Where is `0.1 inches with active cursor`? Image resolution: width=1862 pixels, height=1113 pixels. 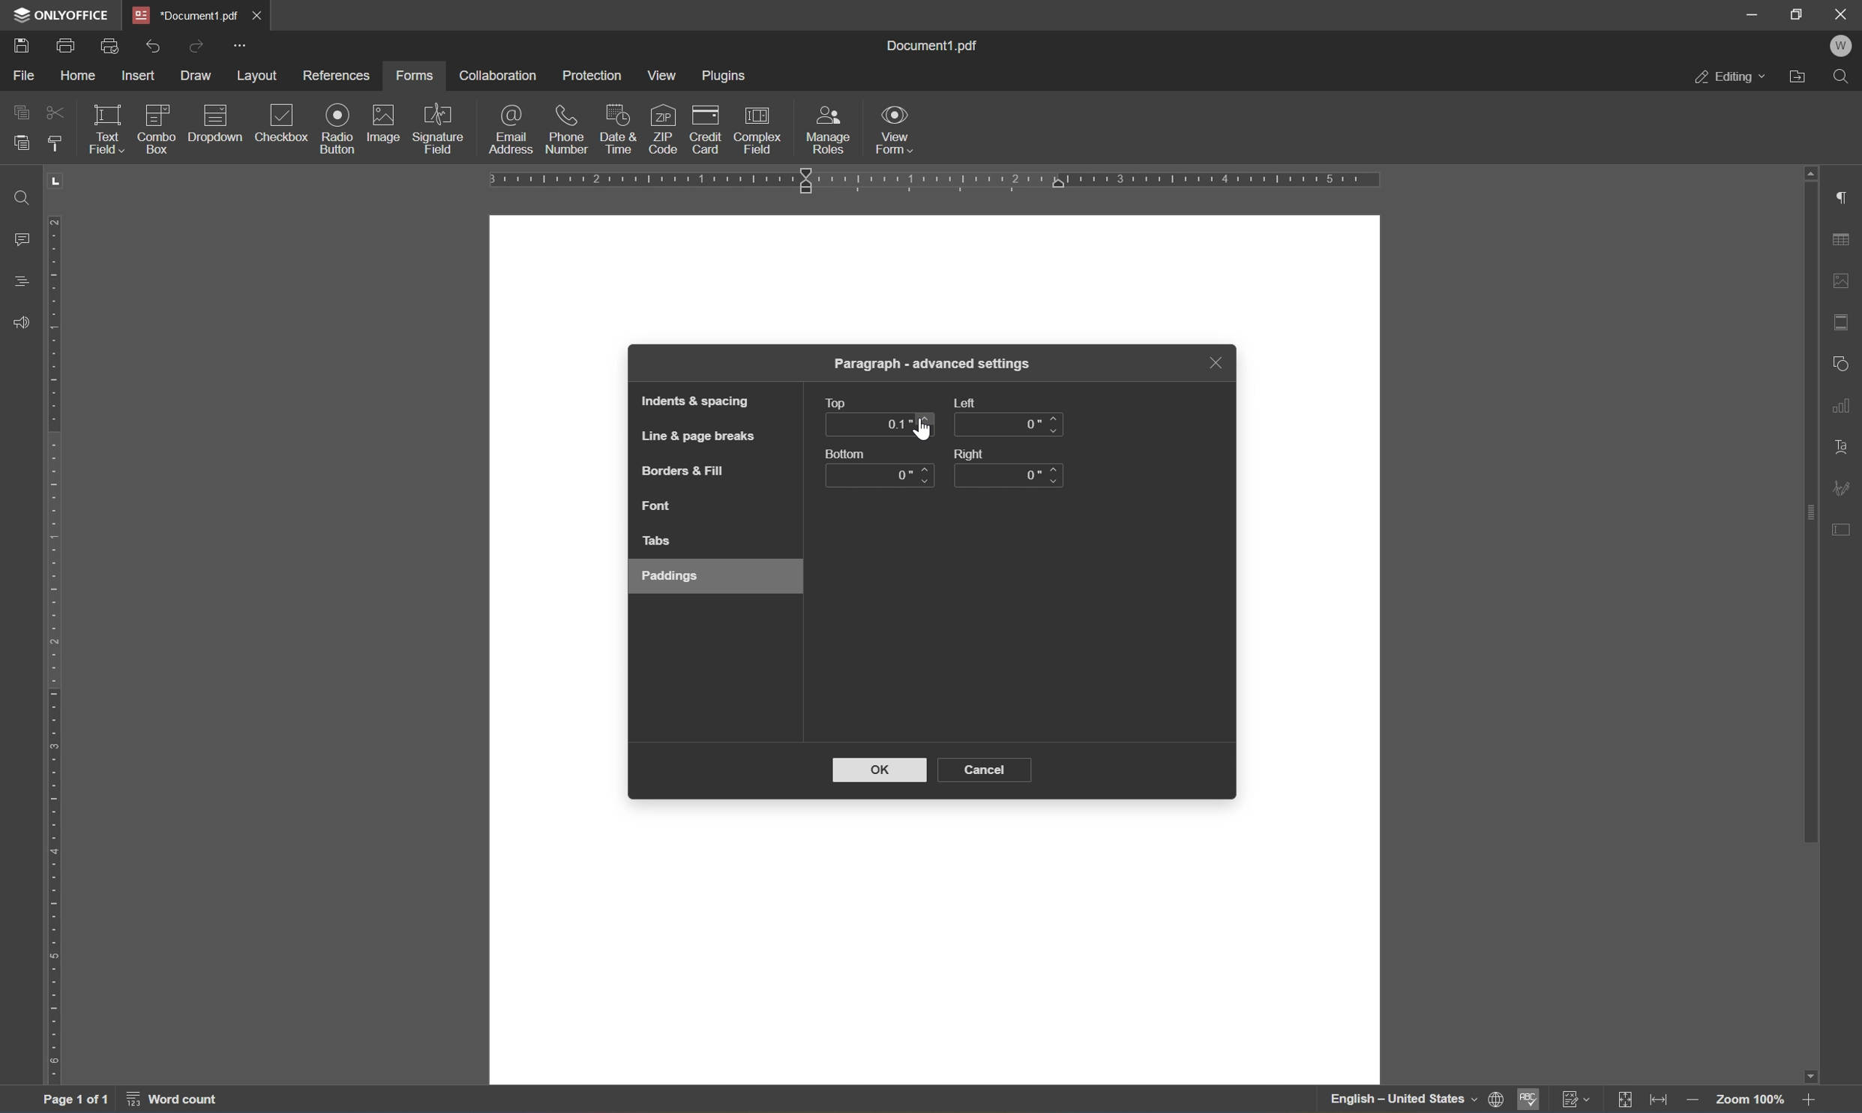
0.1 inches with active cursor is located at coordinates (907, 421).